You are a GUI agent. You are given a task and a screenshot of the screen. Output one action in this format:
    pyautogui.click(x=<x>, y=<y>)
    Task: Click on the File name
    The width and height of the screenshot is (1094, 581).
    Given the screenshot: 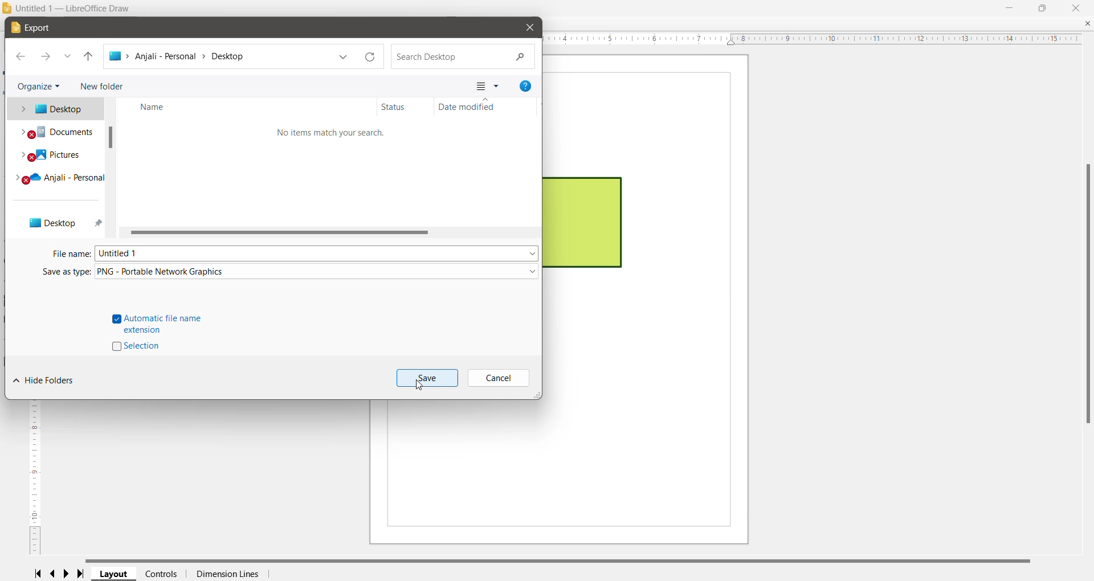 What is the action you would take?
    pyautogui.click(x=71, y=255)
    